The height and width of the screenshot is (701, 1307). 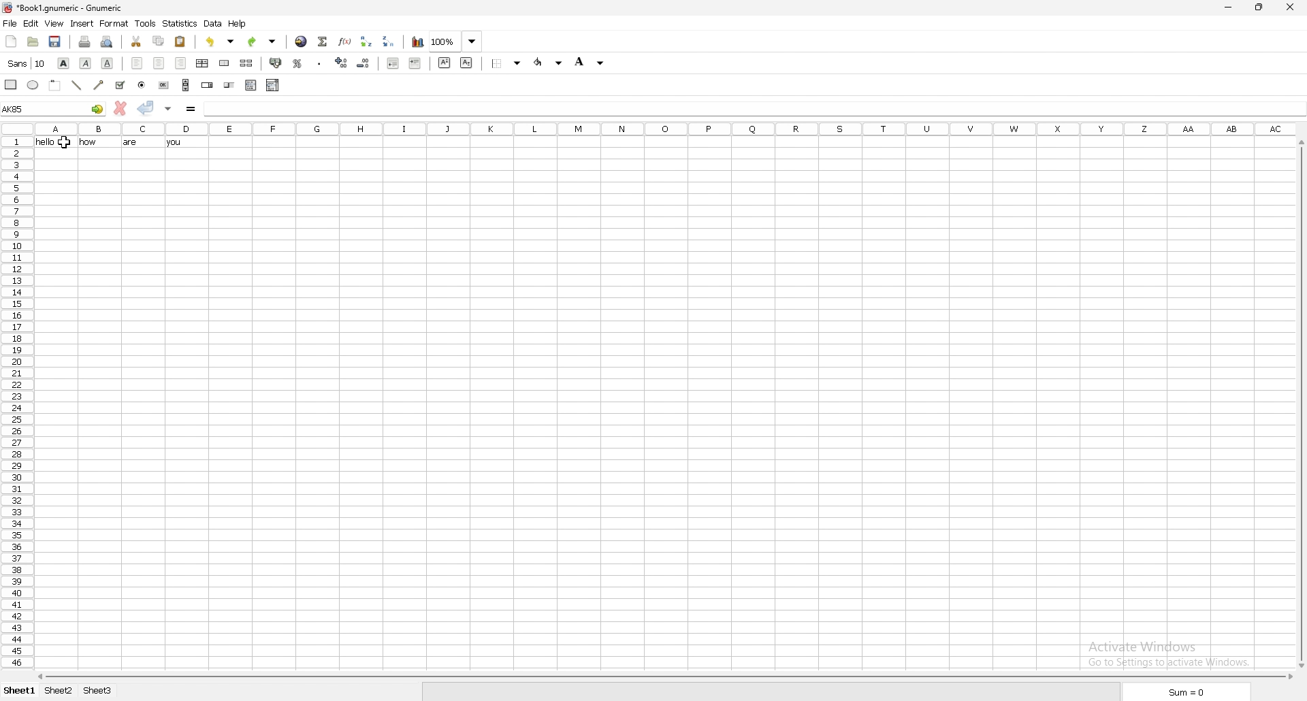 I want to click on superscript, so click(x=444, y=62).